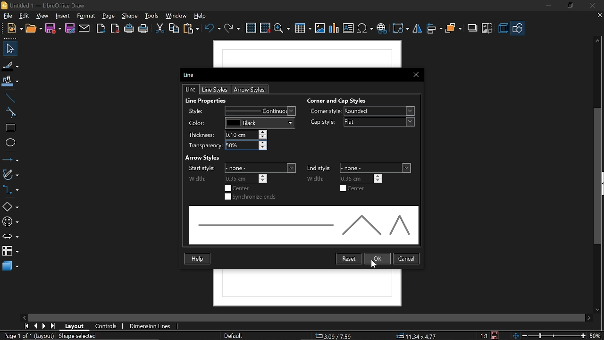 The width and height of the screenshot is (604, 340). What do you see at coordinates (487, 28) in the screenshot?
I see `crop` at bounding box center [487, 28].